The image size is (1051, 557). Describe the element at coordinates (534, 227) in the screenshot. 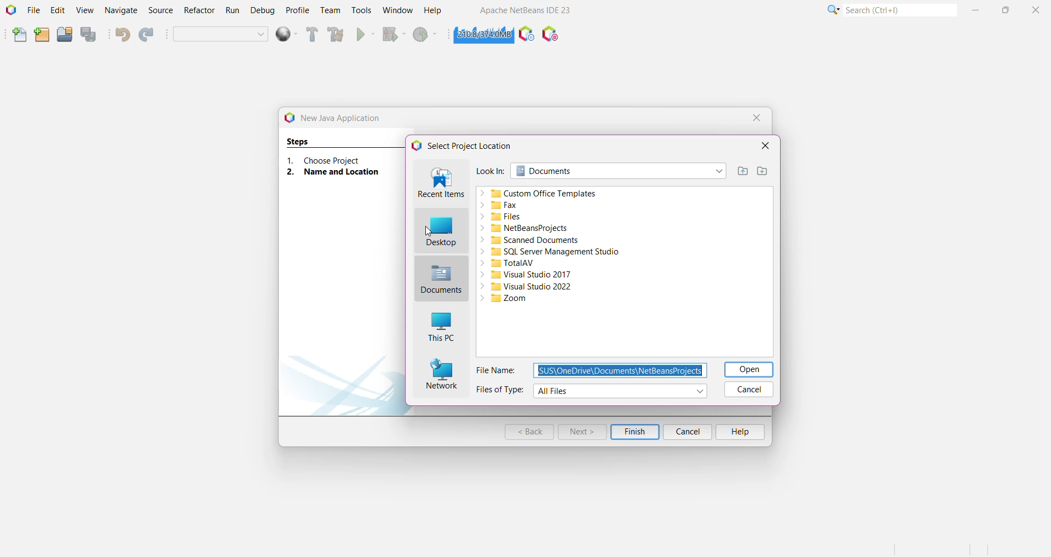

I see `NetBeansProjects` at that location.